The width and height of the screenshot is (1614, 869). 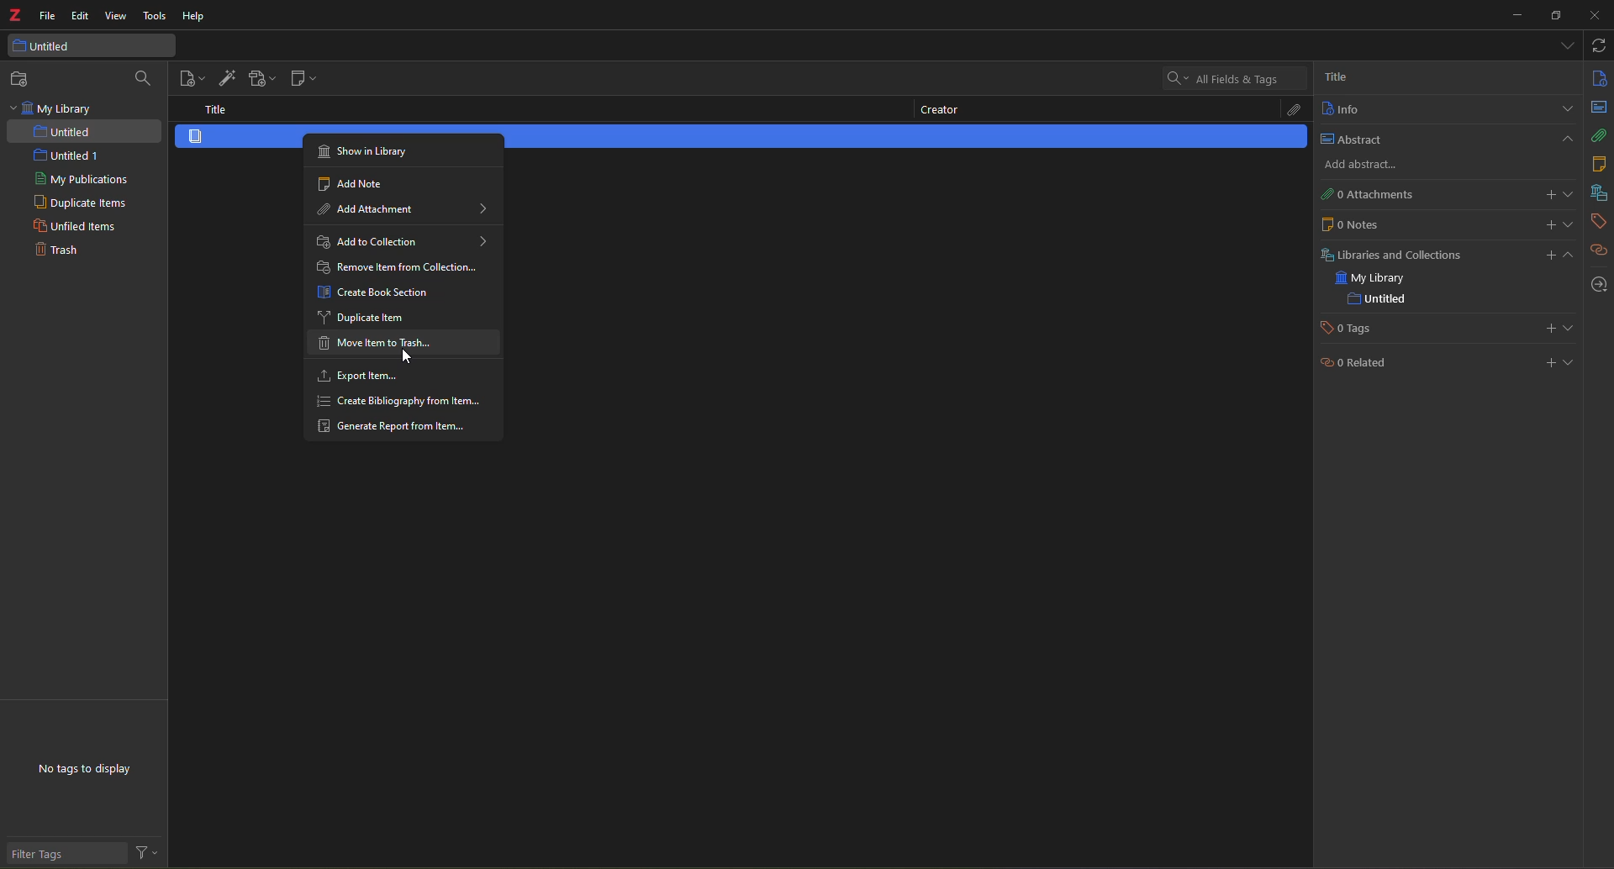 I want to click on expand, so click(x=1572, y=361).